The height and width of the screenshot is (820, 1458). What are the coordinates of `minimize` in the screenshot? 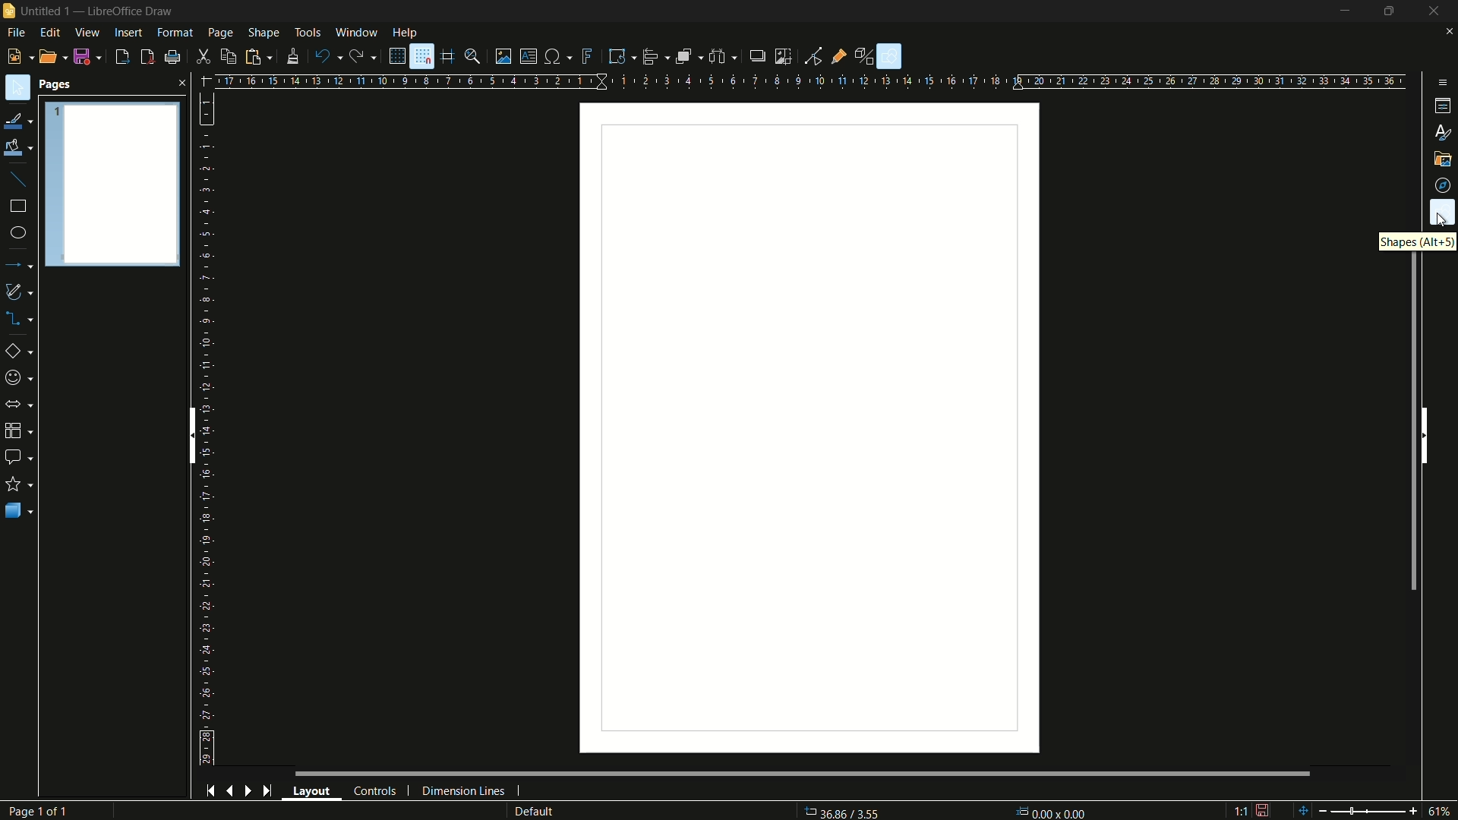 It's located at (1346, 12).